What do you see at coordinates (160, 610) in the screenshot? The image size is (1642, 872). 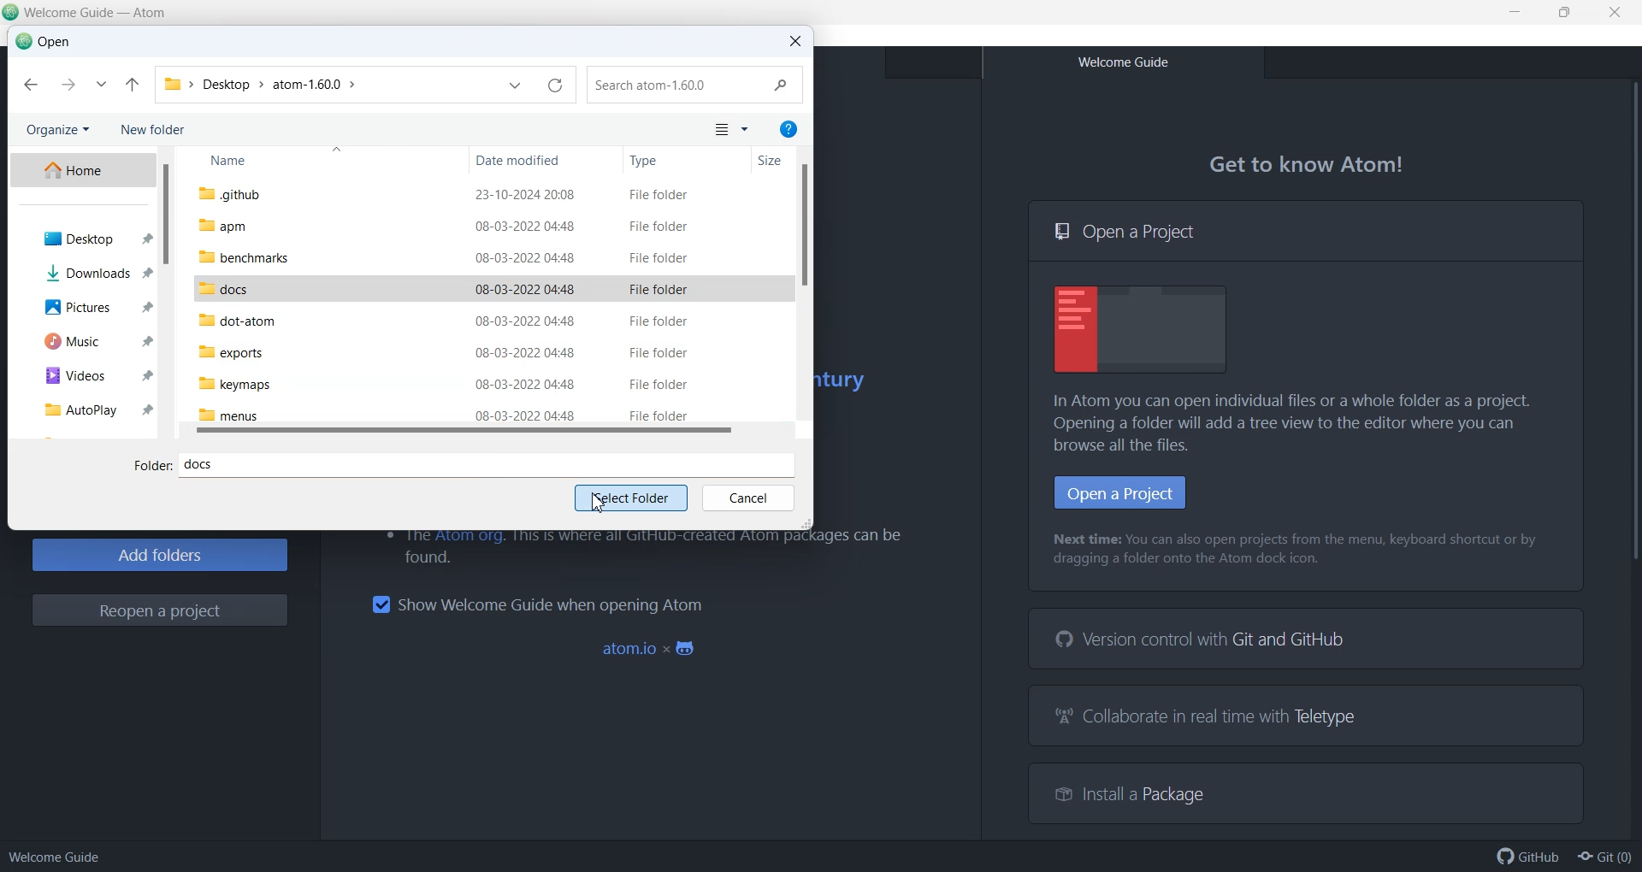 I see `Reopen a project` at bounding box center [160, 610].